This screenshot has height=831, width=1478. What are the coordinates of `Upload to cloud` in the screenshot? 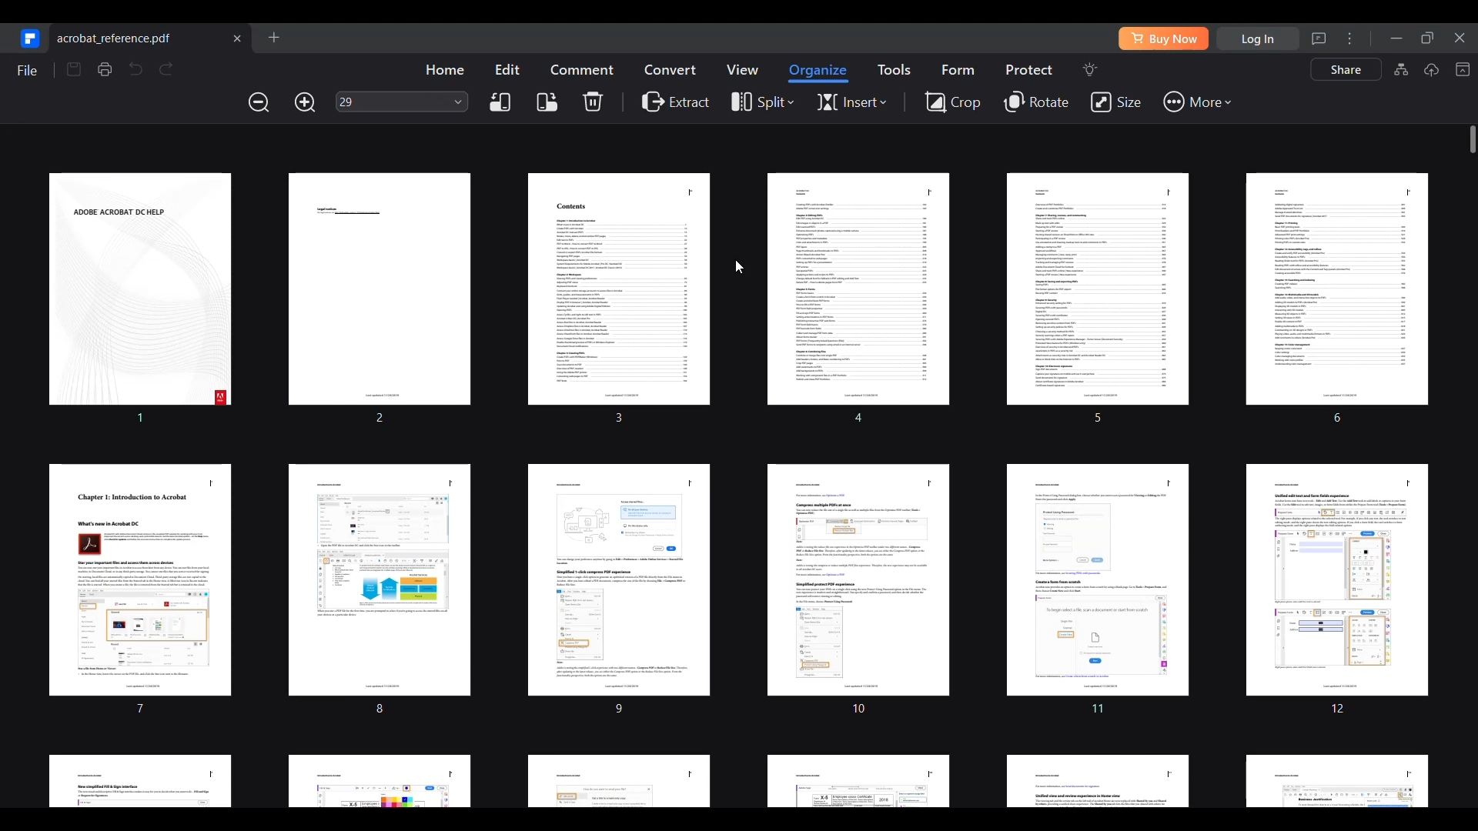 It's located at (1431, 69).